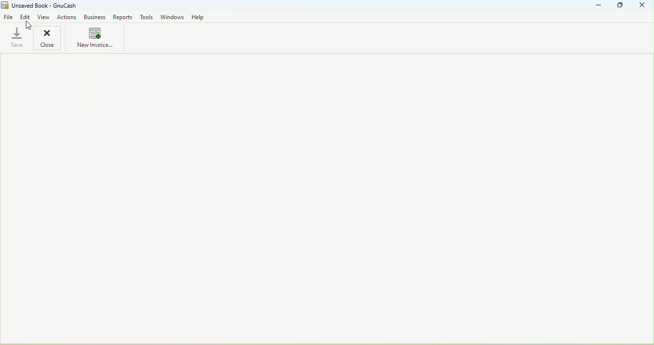 This screenshot has height=345, width=654. Describe the element at coordinates (29, 25) in the screenshot. I see `cursor` at that location.